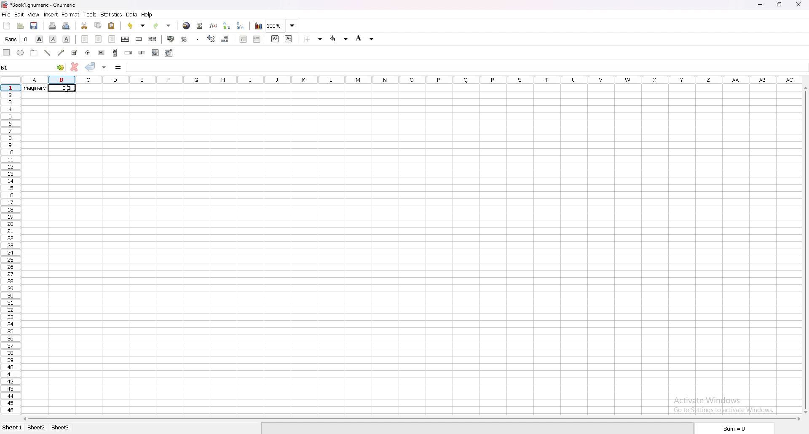 The image size is (809, 434). I want to click on superscript, so click(275, 38).